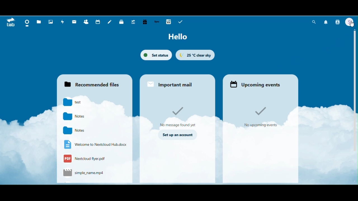 The height and width of the screenshot is (201, 358). I want to click on Hello, so click(180, 37).